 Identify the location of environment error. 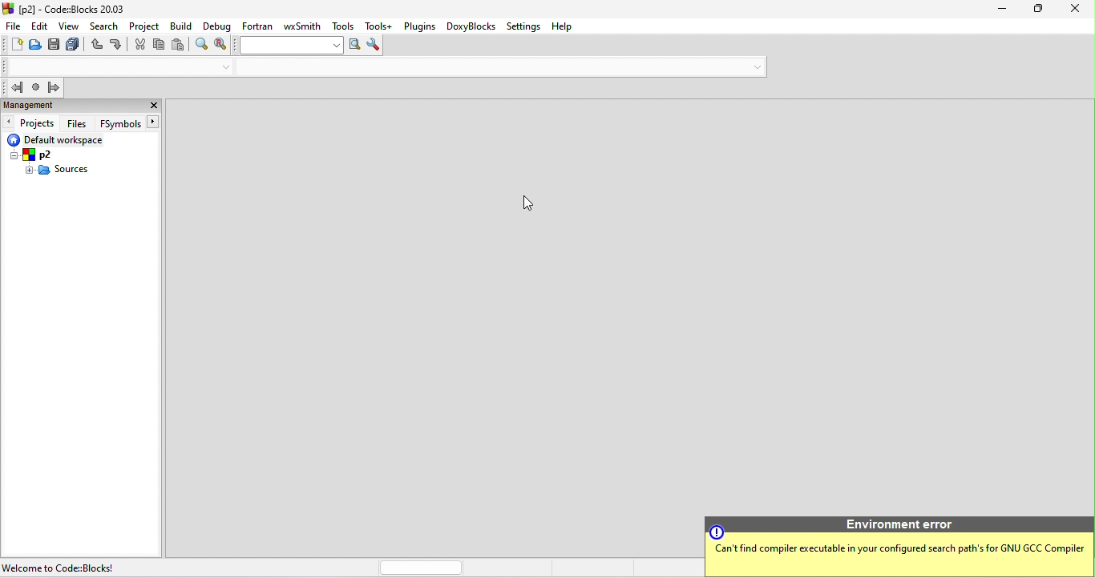
(897, 547).